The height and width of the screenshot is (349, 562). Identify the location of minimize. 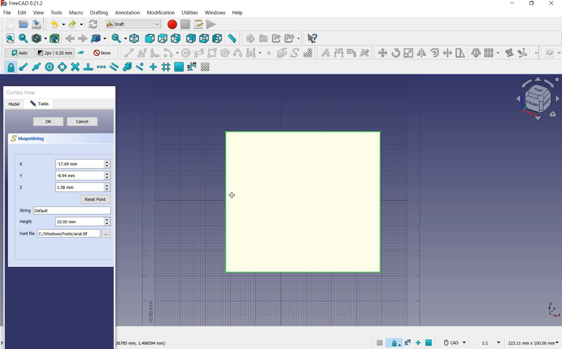
(513, 4).